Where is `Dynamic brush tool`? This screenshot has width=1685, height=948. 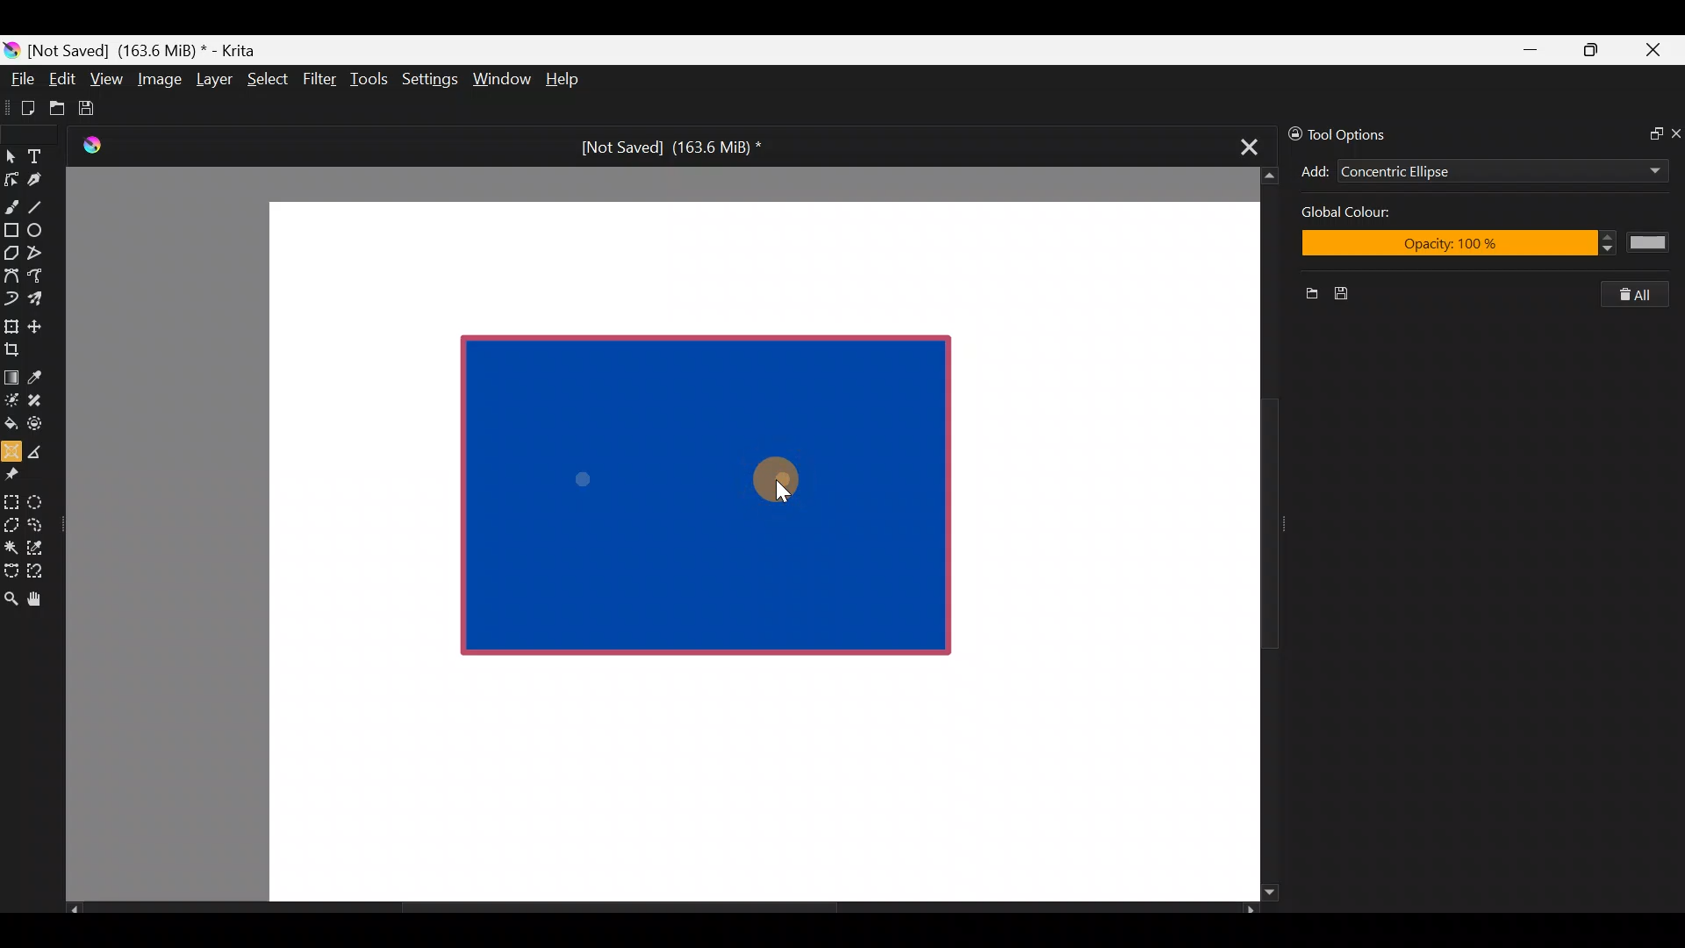 Dynamic brush tool is located at coordinates (12, 298).